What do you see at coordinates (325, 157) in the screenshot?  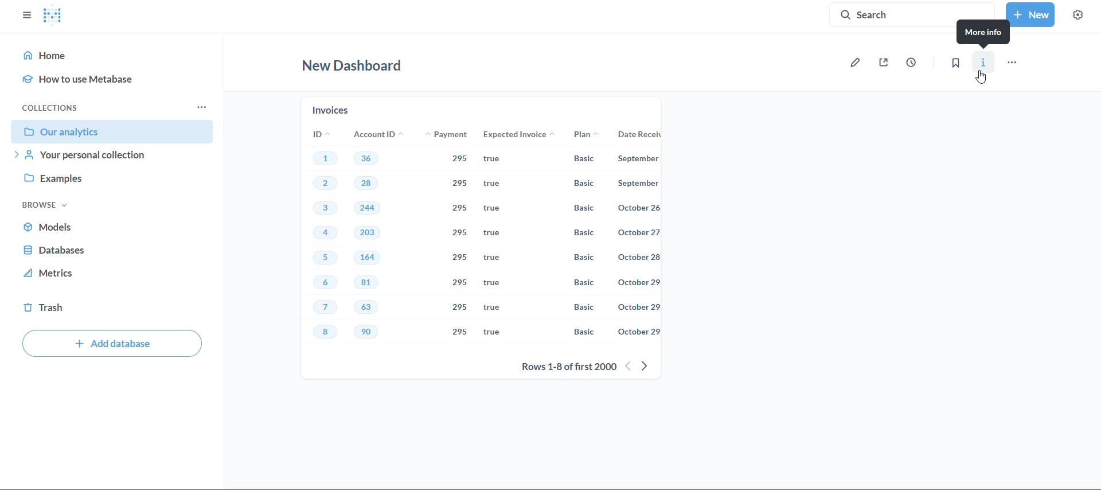 I see `1` at bounding box center [325, 157].